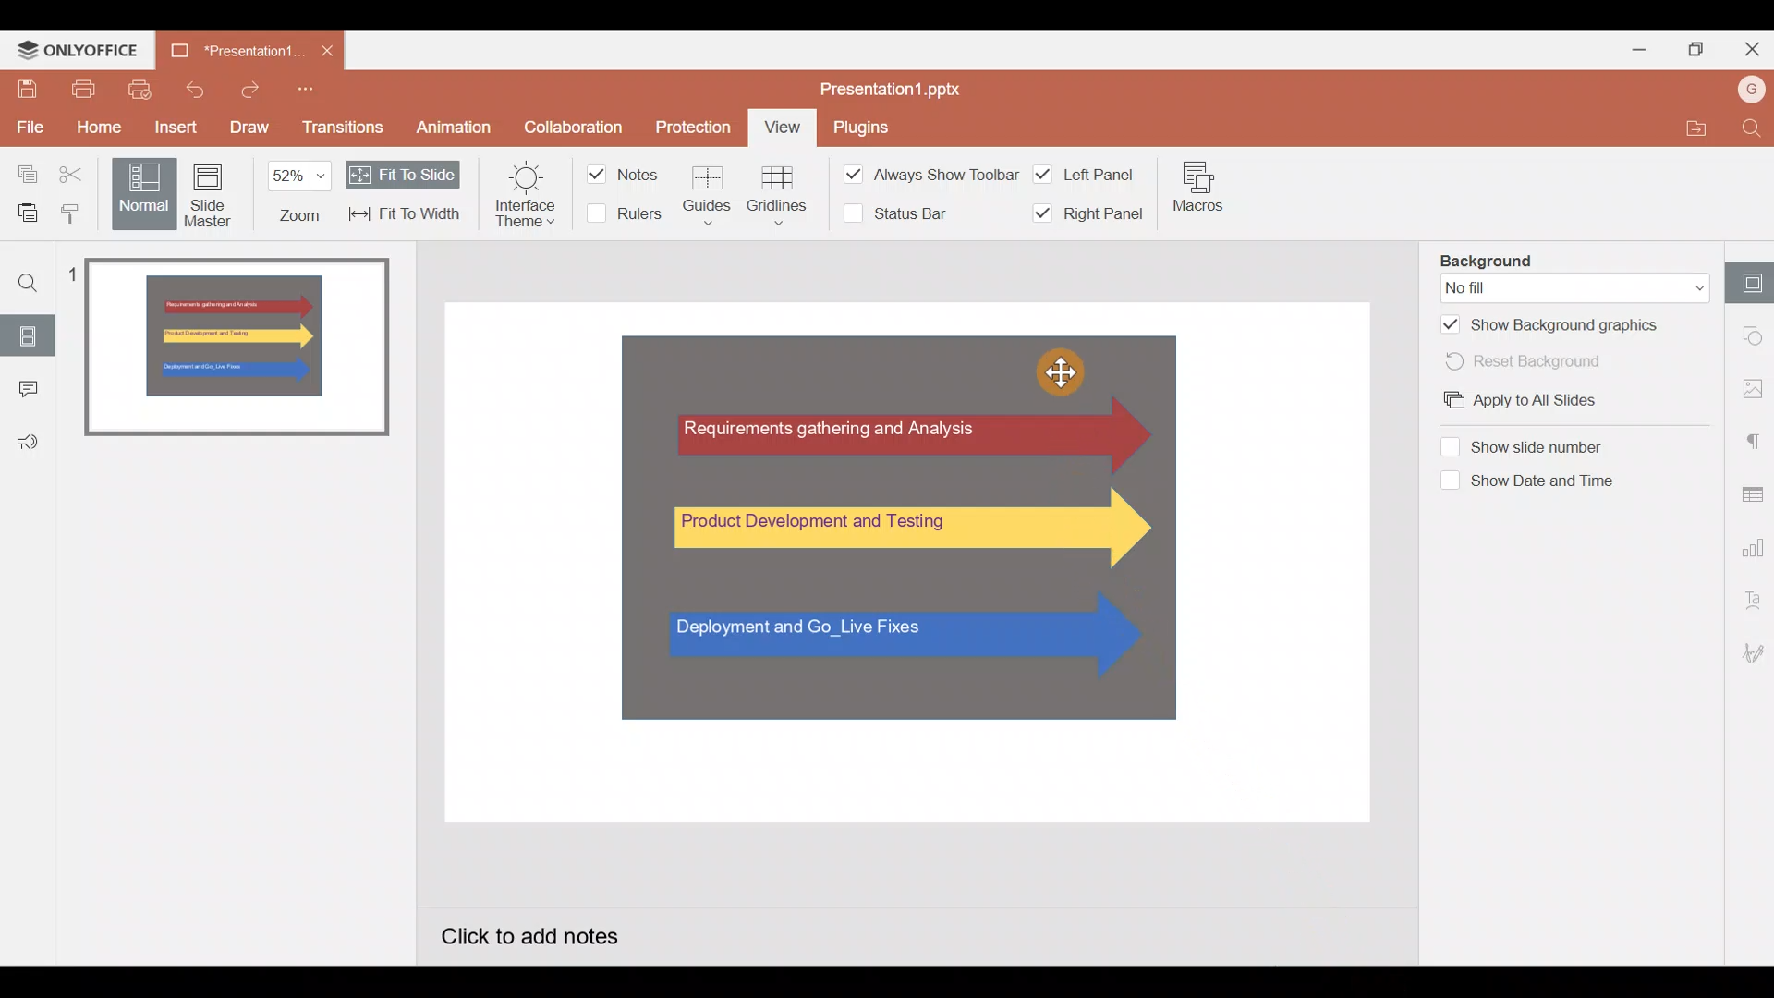 This screenshot has width=1774, height=998. Describe the element at coordinates (73, 212) in the screenshot. I see `Copy style` at that location.